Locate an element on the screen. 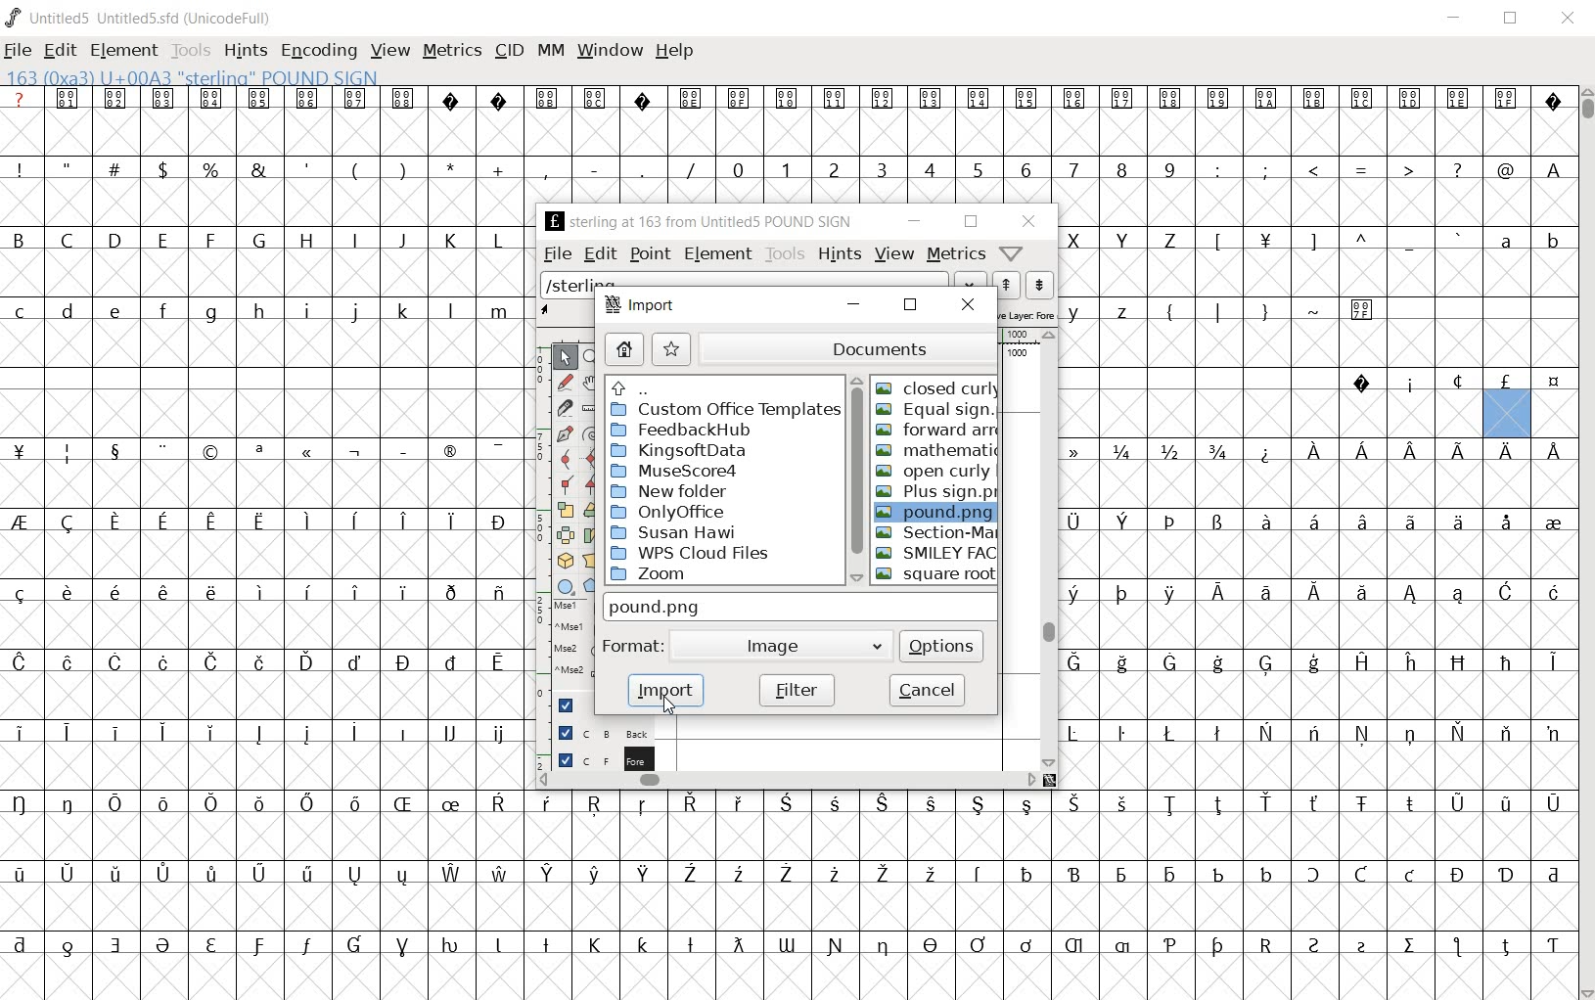 This screenshot has height=1000, width=1595. Z is located at coordinates (1170, 242).